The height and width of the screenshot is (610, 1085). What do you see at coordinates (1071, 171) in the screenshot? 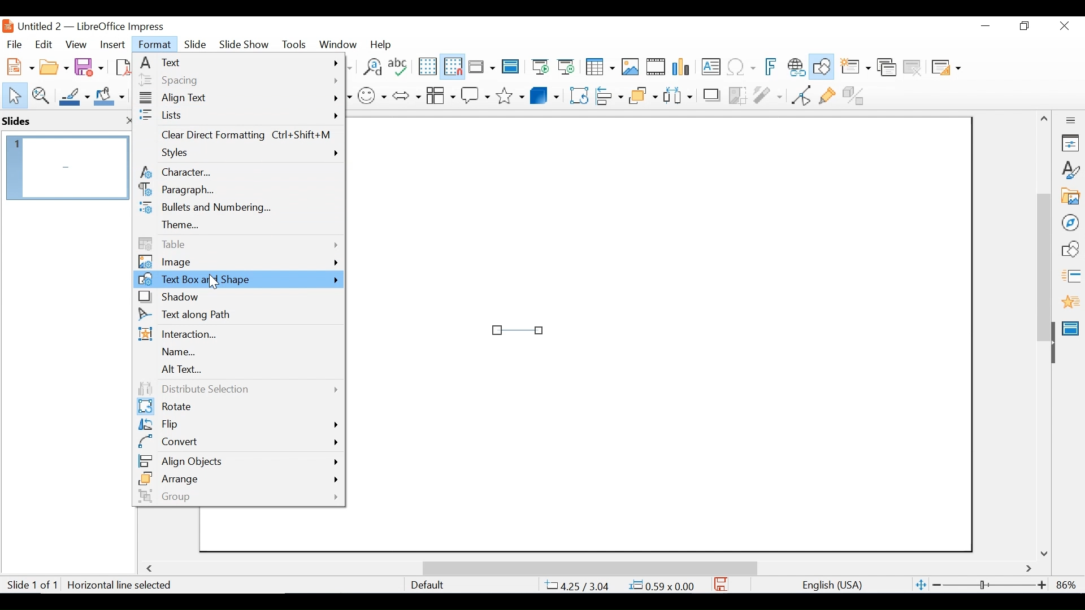
I see `Styles` at bounding box center [1071, 171].